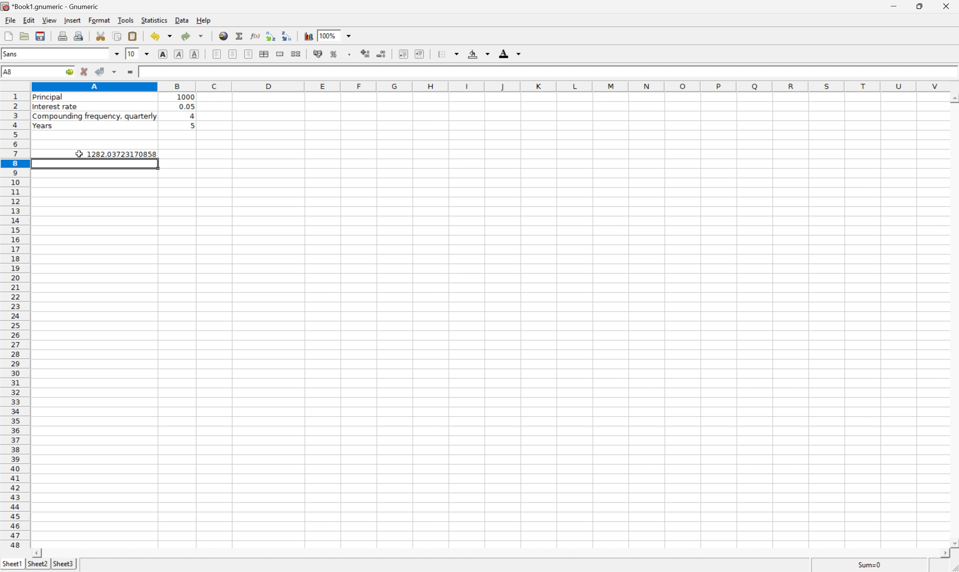 The image size is (959, 572). I want to click on data, so click(181, 21).